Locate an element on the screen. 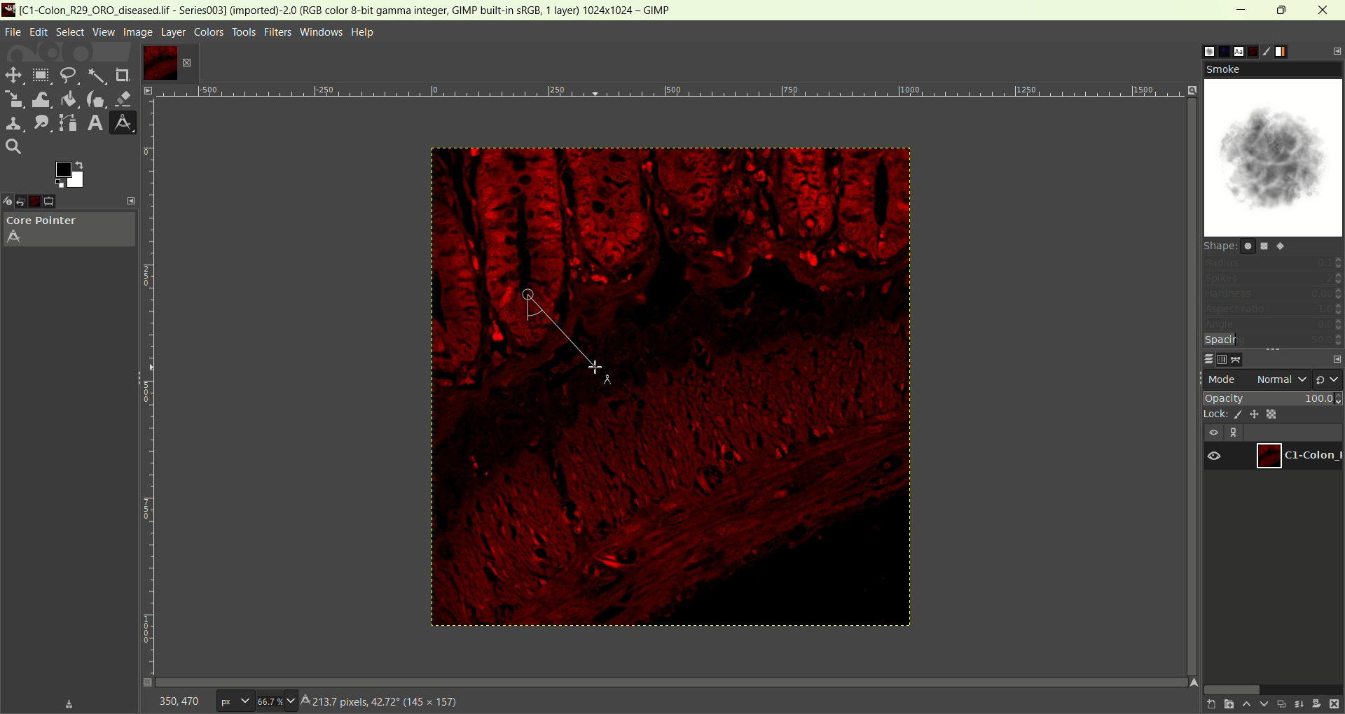 This screenshot has width=1345, height=714. switch to another group of mode is located at coordinates (1329, 379).